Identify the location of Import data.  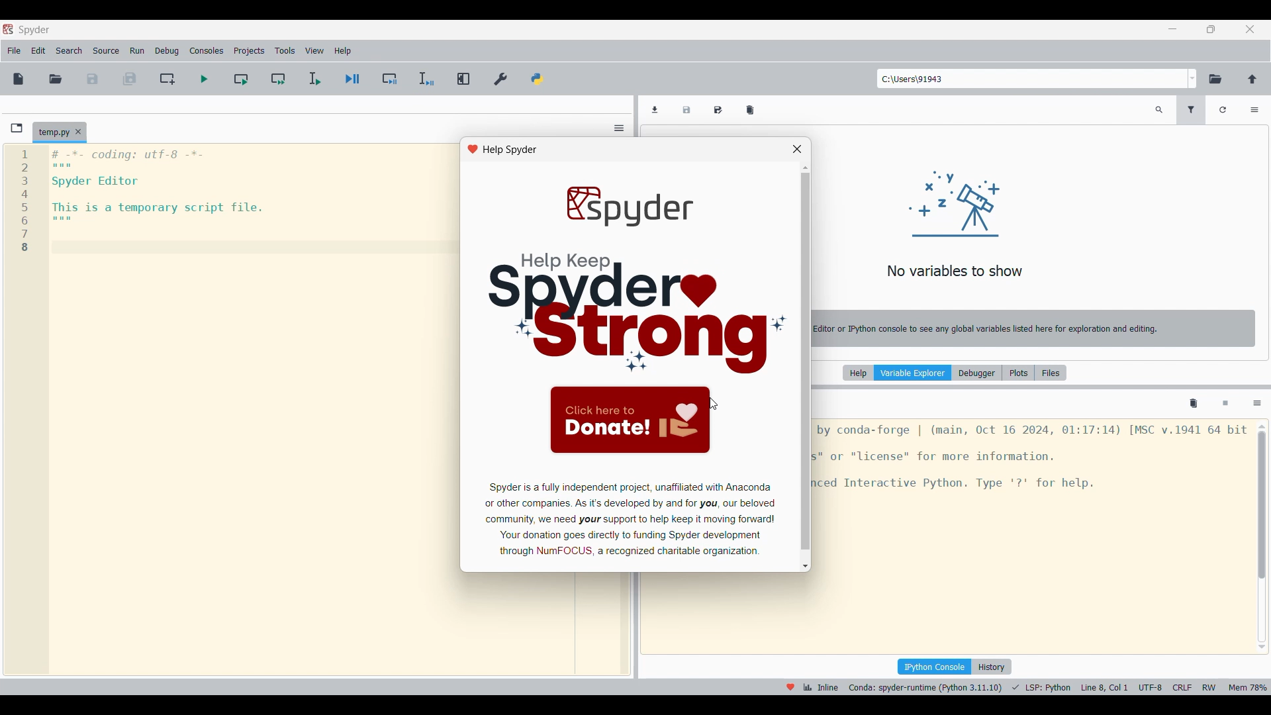
(655, 110).